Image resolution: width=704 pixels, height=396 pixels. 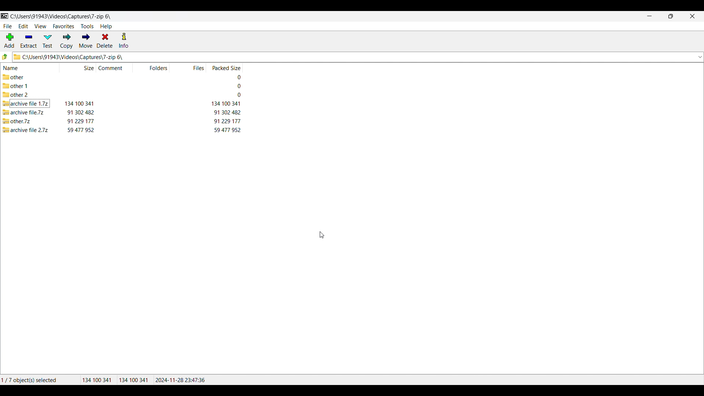 I want to click on Cursor position unchanged, so click(x=322, y=234).